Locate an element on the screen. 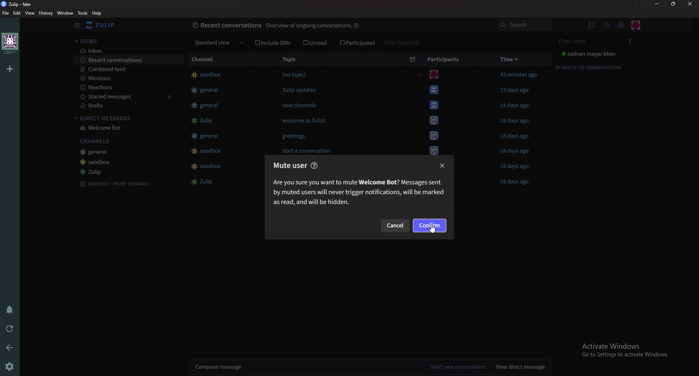  18 days ago is located at coordinates (515, 121).